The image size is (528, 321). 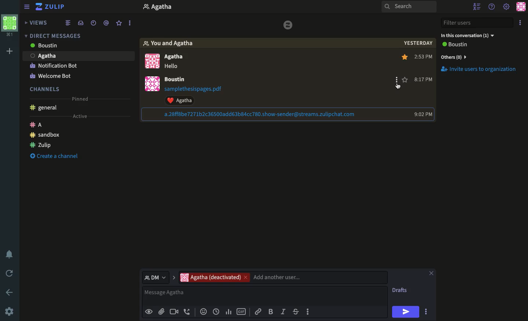 What do you see at coordinates (522, 6) in the screenshot?
I see `Profile` at bounding box center [522, 6].